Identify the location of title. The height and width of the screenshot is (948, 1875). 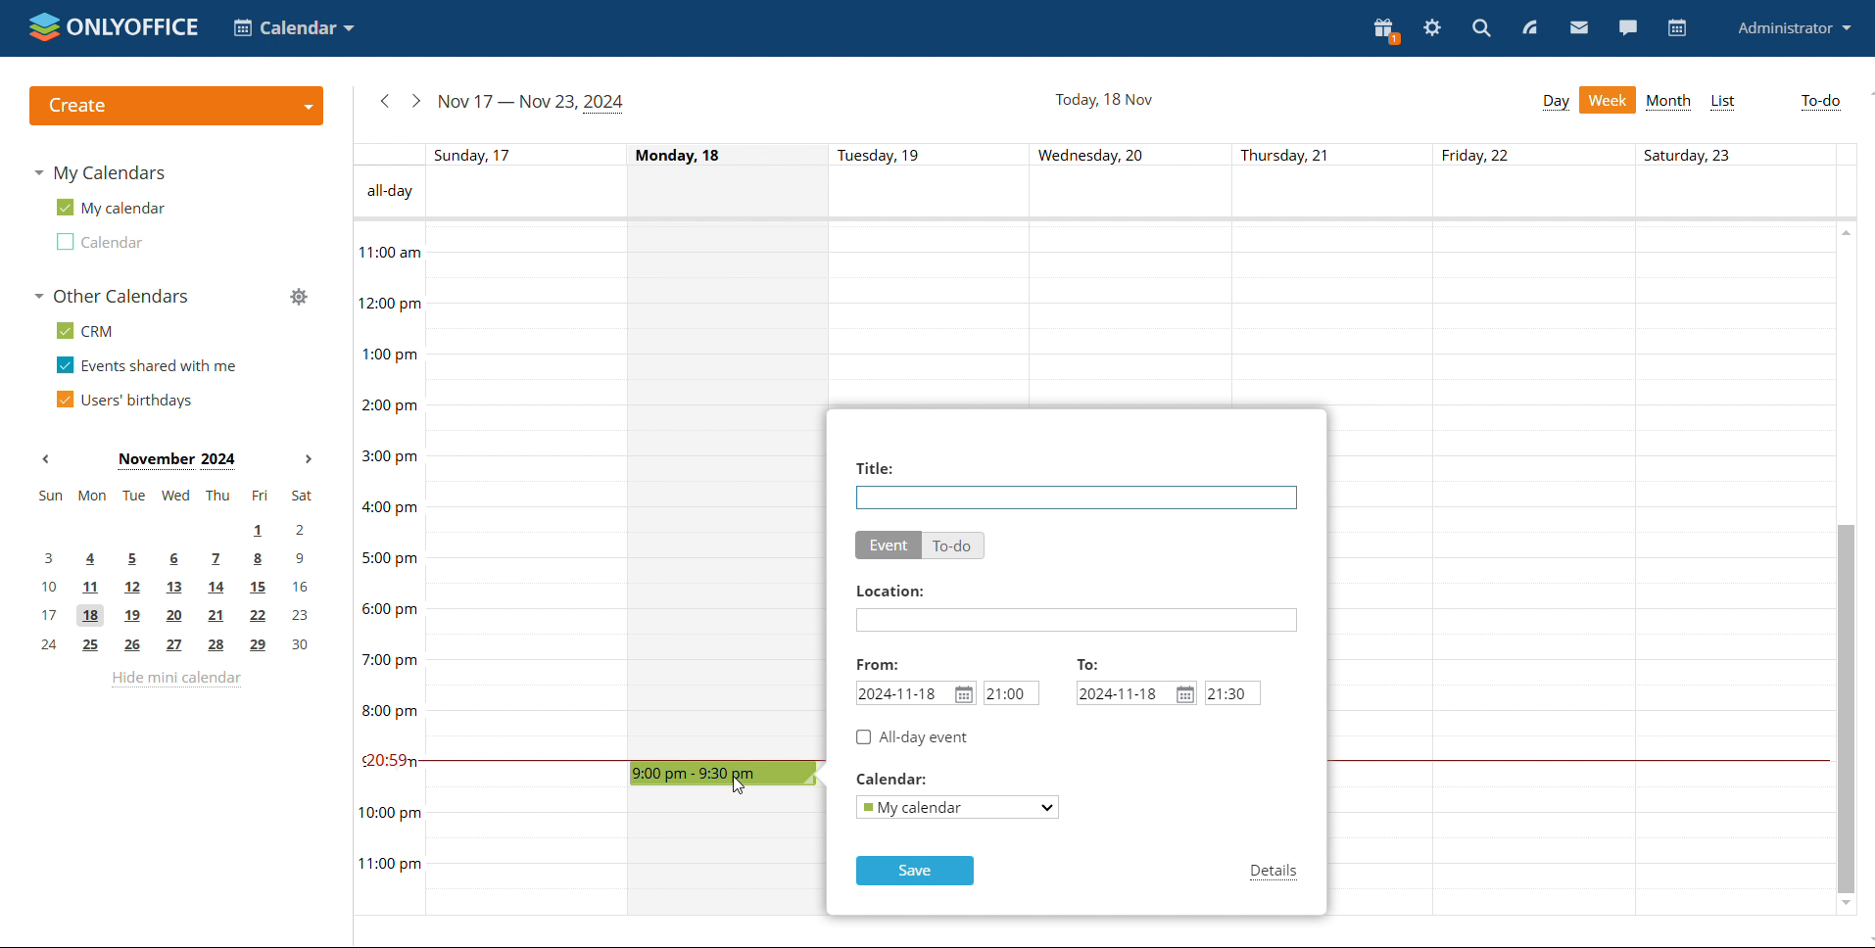
(875, 467).